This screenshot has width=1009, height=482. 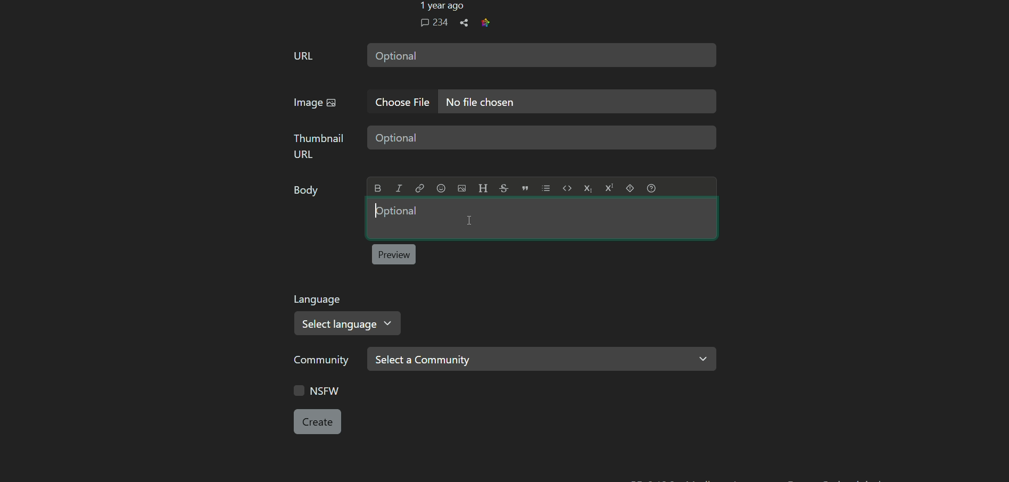 I want to click on Share, so click(x=464, y=23).